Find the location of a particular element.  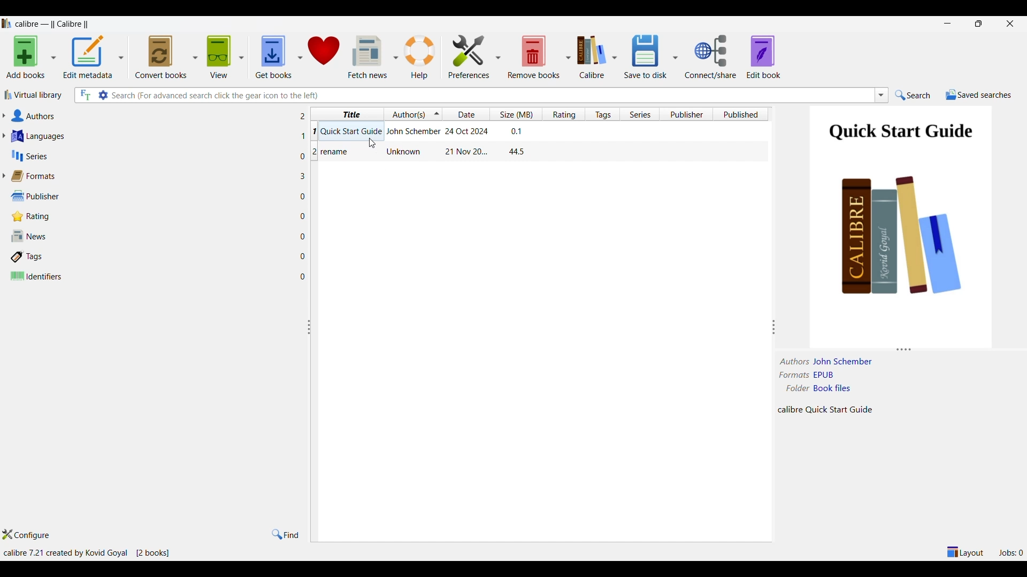

Formats is located at coordinates (153, 176).